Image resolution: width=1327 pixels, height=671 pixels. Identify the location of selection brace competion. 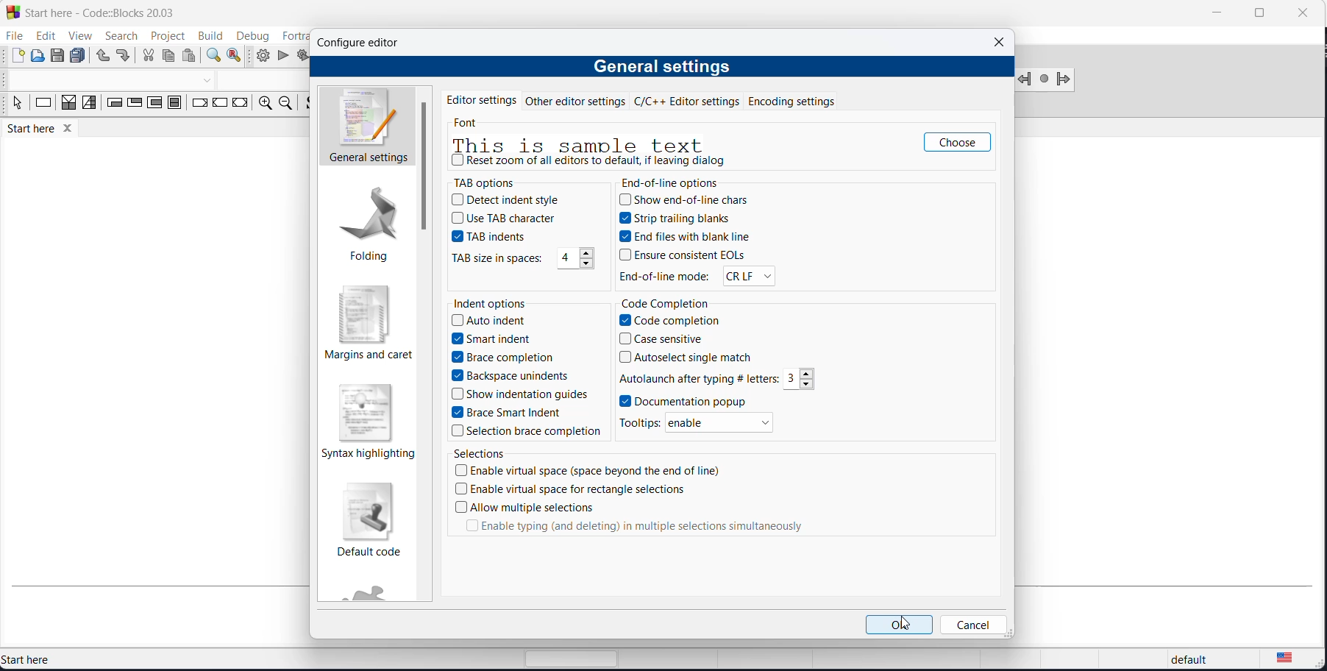
(522, 433).